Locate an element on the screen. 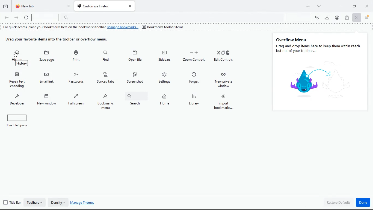 The height and width of the screenshot is (210, 373). bookmarks toolbar itens is located at coordinates (164, 27).